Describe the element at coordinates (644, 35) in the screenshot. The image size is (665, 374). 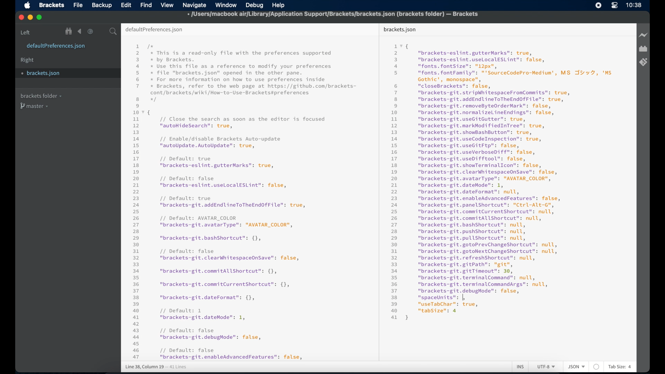
I see `live preview` at that location.